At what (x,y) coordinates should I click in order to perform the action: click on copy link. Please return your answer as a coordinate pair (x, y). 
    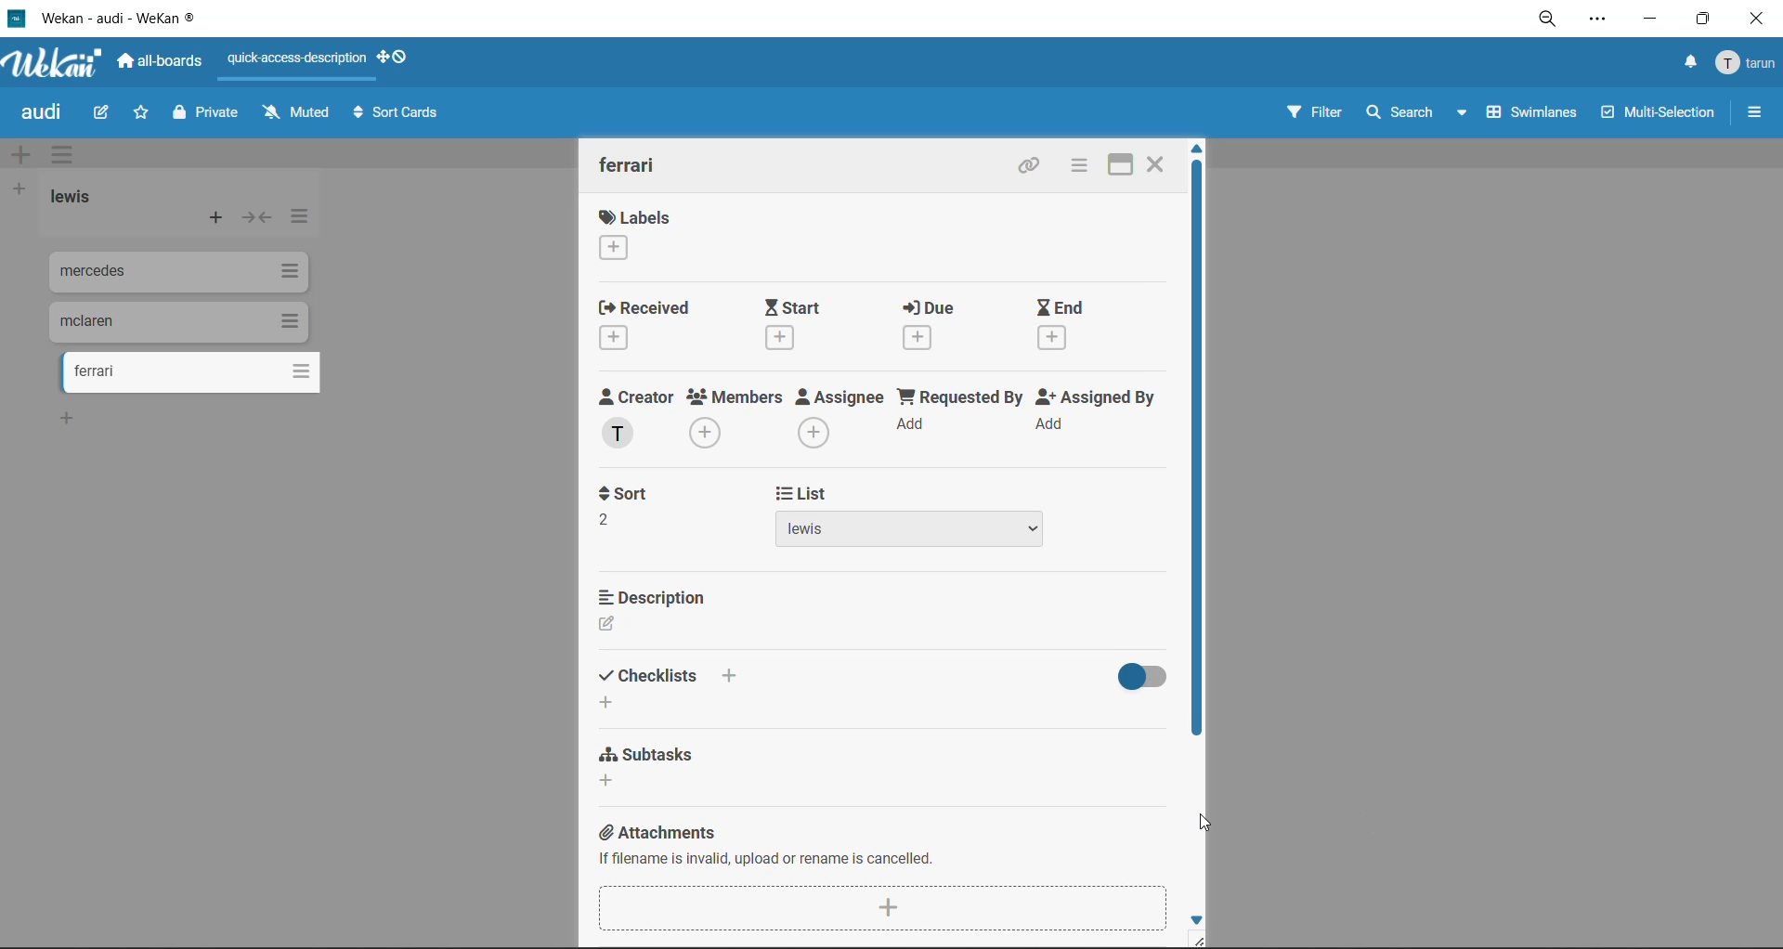
    Looking at the image, I should click on (1028, 168).